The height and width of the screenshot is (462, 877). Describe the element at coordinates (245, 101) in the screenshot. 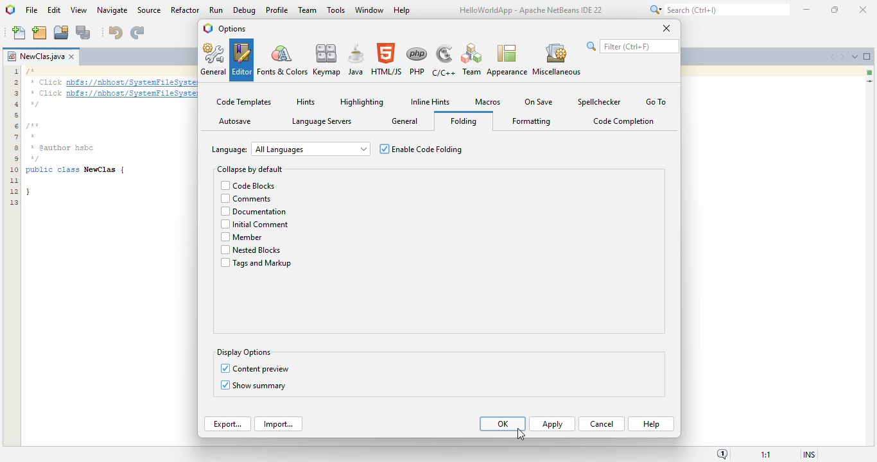

I see `code templates` at that location.